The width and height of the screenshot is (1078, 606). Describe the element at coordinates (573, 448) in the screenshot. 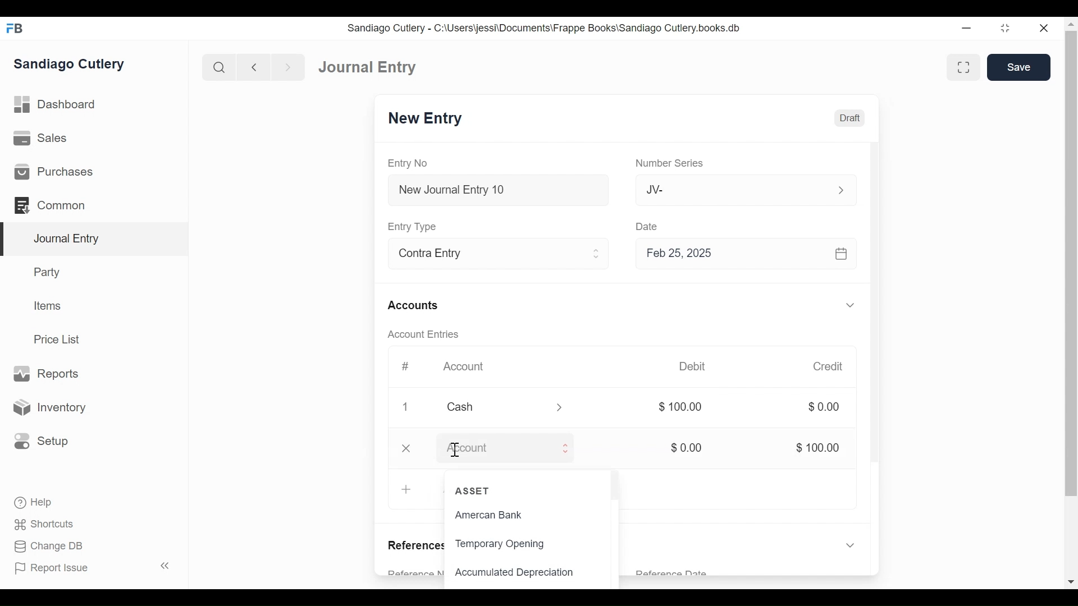

I see `Expand` at that location.